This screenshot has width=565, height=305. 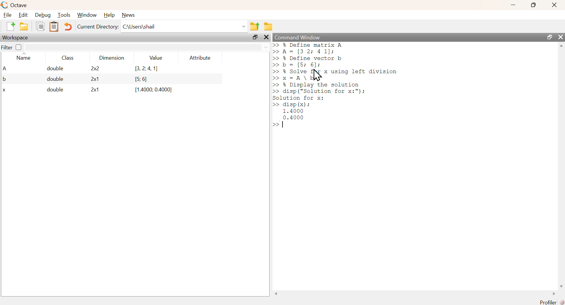 What do you see at coordinates (91, 69) in the screenshot?
I see `2x2` at bounding box center [91, 69].